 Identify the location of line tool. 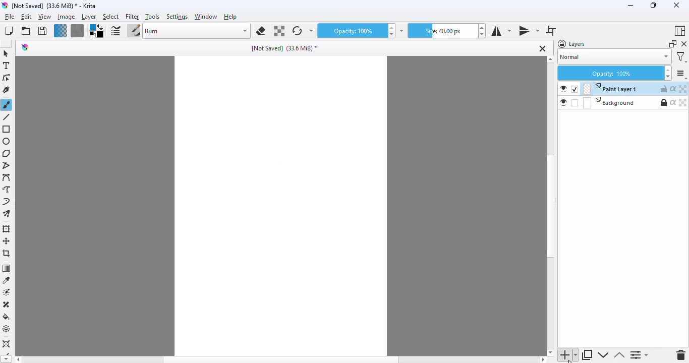
(8, 117).